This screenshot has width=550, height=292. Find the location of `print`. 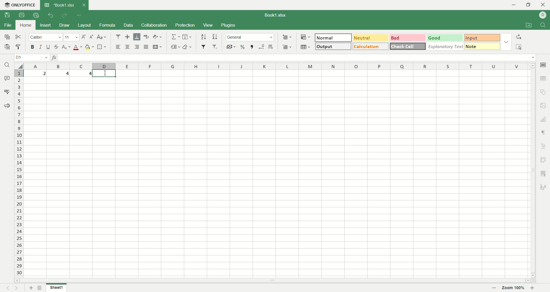

print is located at coordinates (22, 15).